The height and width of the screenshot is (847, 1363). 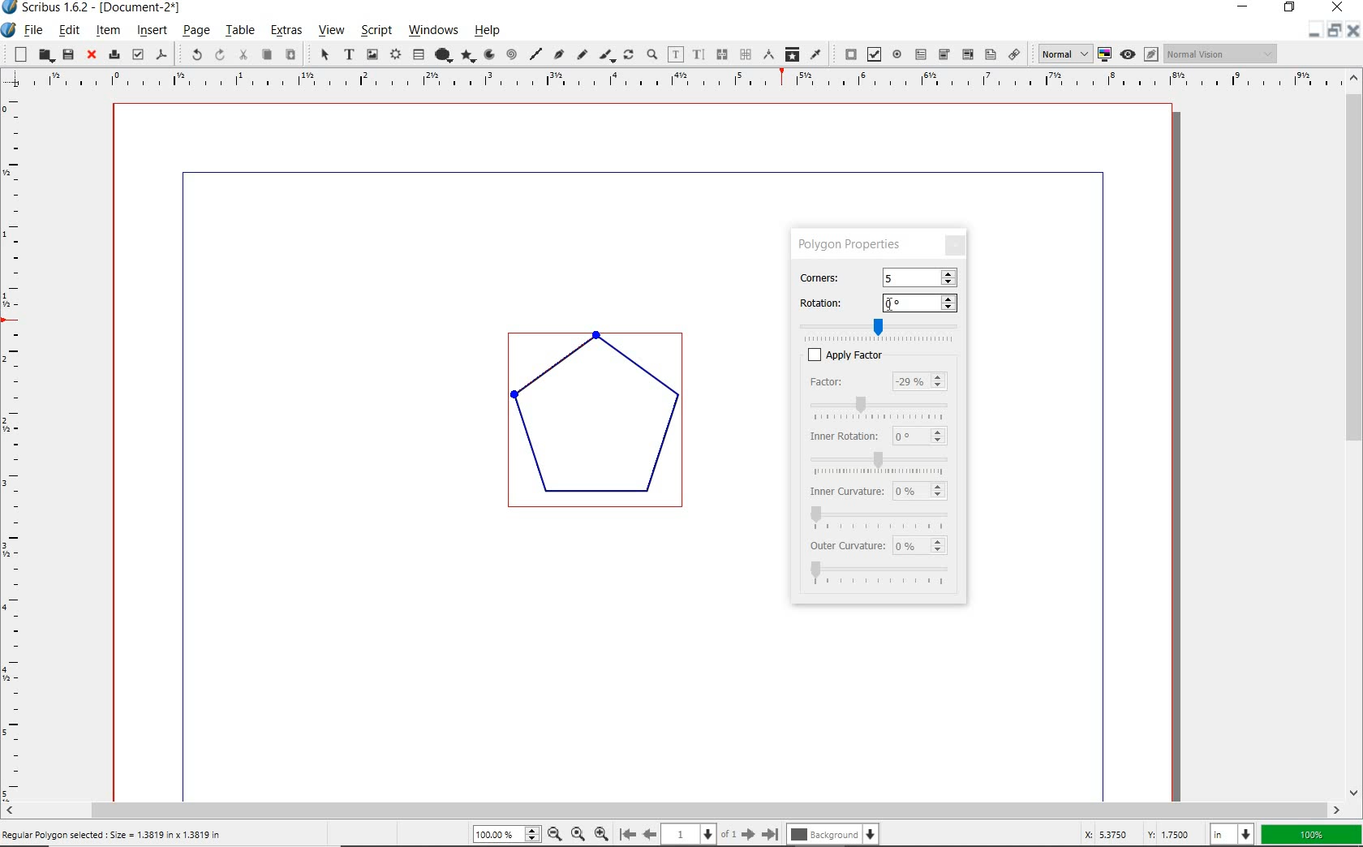 I want to click on input factor, so click(x=921, y=383).